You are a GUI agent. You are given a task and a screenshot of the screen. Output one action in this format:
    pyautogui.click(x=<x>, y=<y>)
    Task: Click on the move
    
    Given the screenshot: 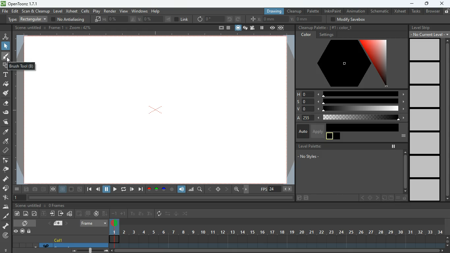 What is the action you would take?
    pyautogui.click(x=53, y=213)
    